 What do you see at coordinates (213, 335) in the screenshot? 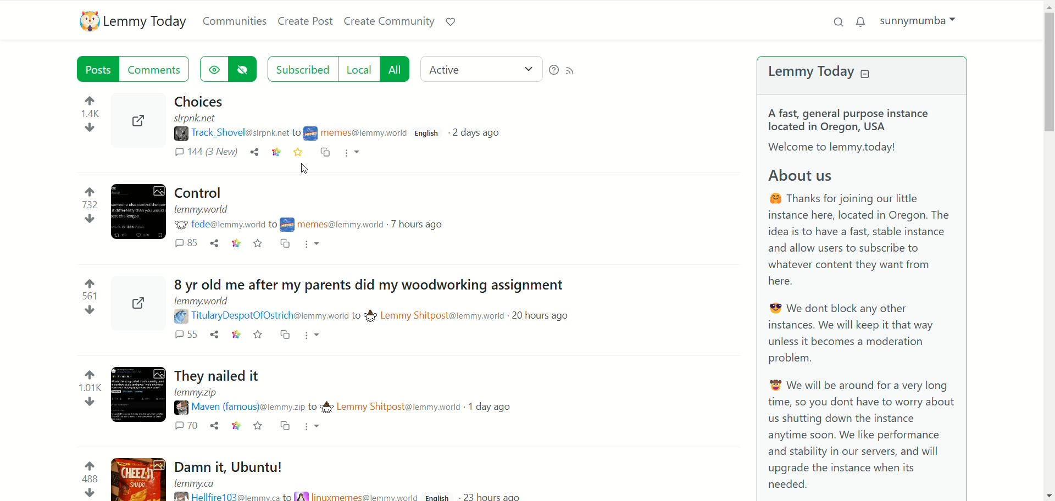
I see `share` at bounding box center [213, 335].